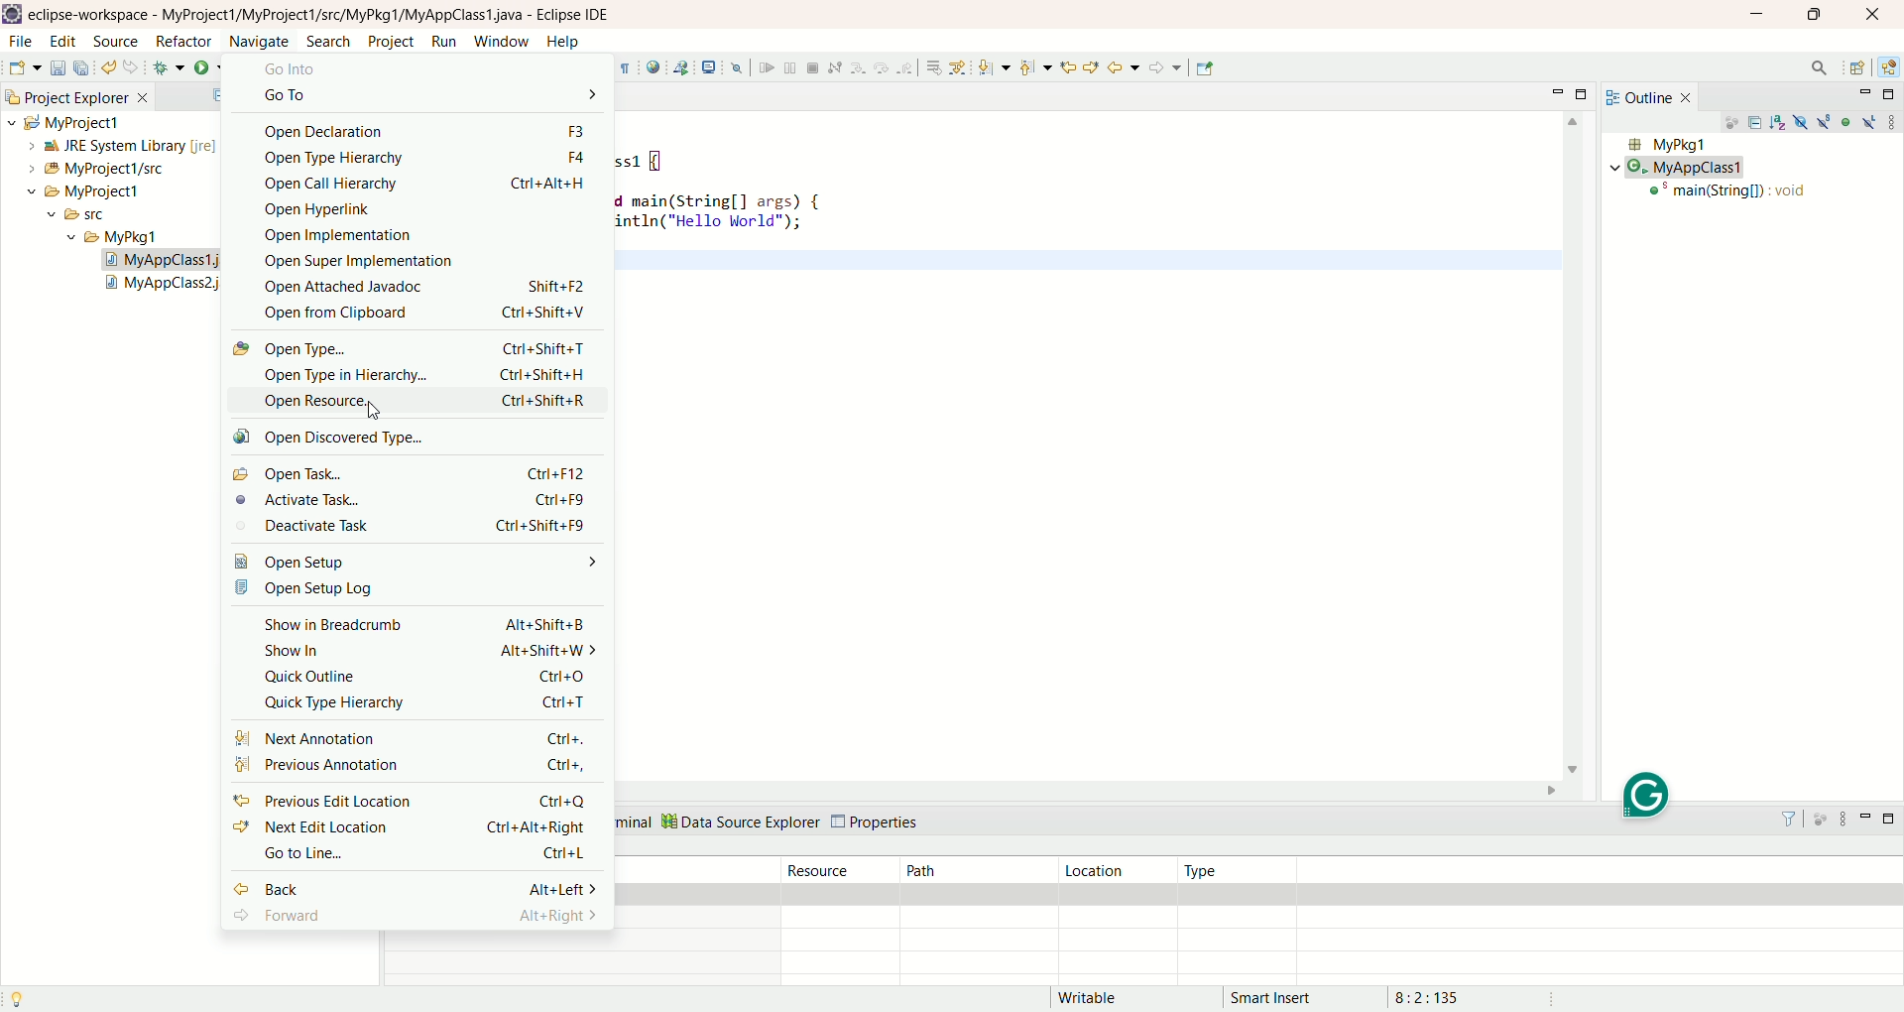 This screenshot has width=1904, height=1012. What do you see at coordinates (114, 237) in the screenshot?
I see `mypkg1` at bounding box center [114, 237].